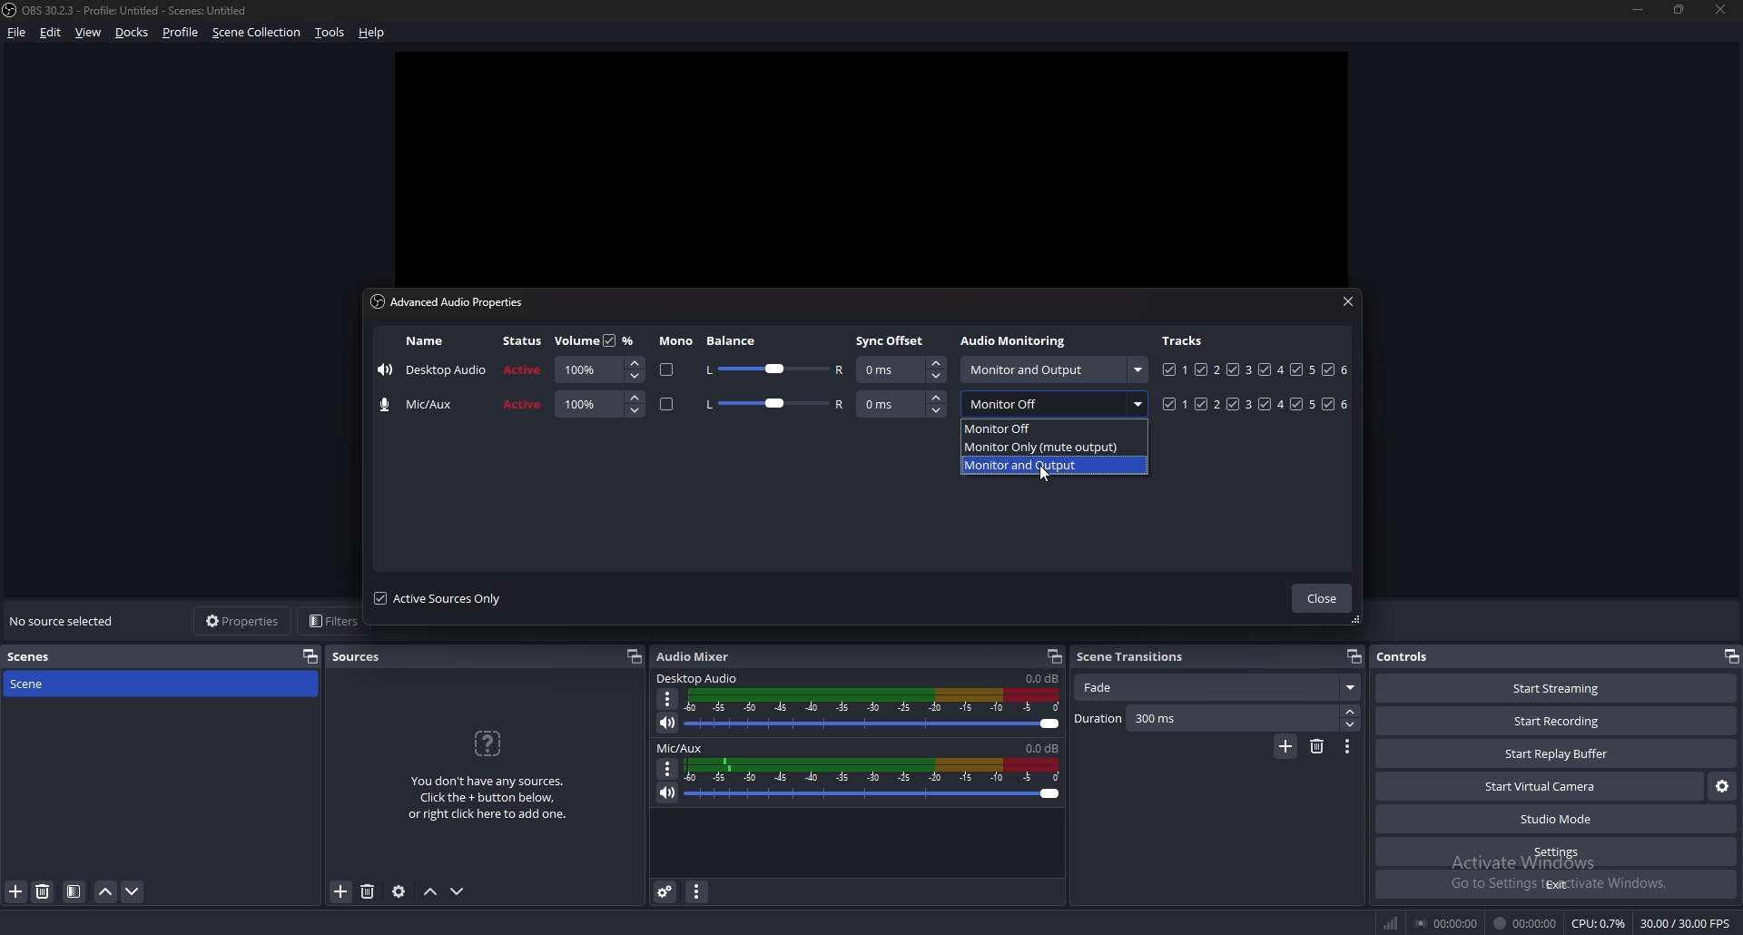 The height and width of the screenshot is (935, 1743). What do you see at coordinates (433, 891) in the screenshot?
I see `move source up` at bounding box center [433, 891].